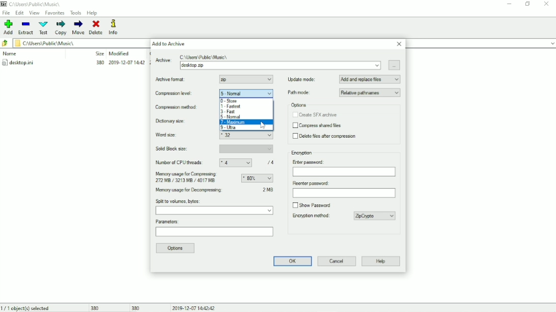 Image resolution: width=556 pixels, height=312 pixels. Describe the element at coordinates (268, 61) in the screenshot. I see `Archive` at that location.